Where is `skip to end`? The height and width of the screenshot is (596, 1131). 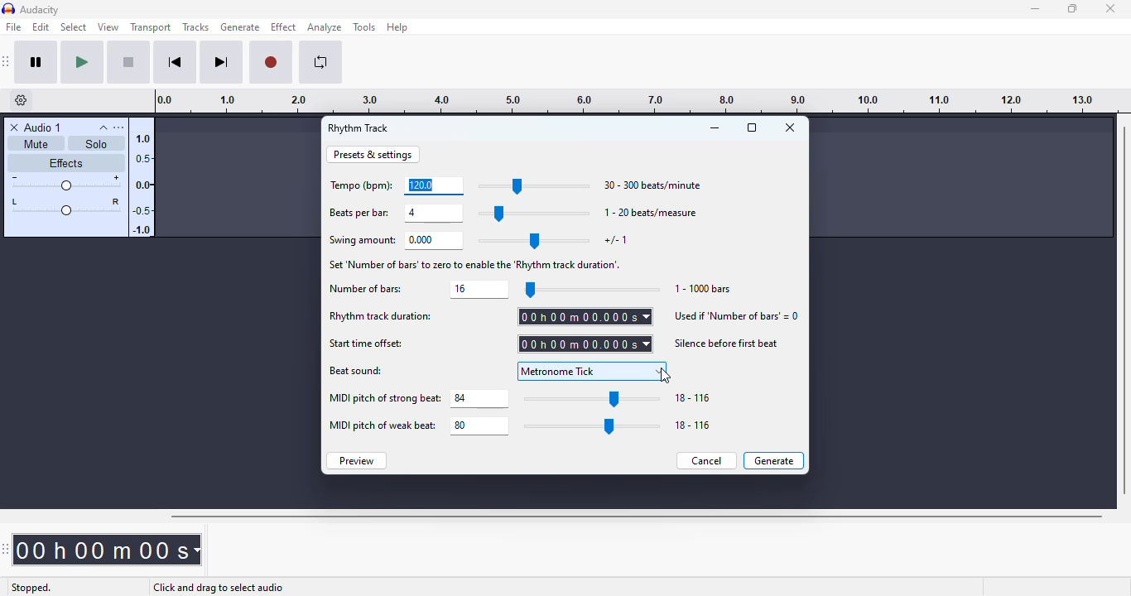
skip to end is located at coordinates (221, 63).